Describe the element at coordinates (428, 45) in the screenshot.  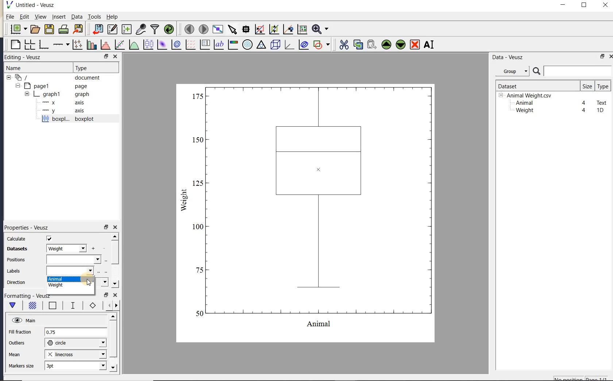
I see `renames the selected widget` at that location.